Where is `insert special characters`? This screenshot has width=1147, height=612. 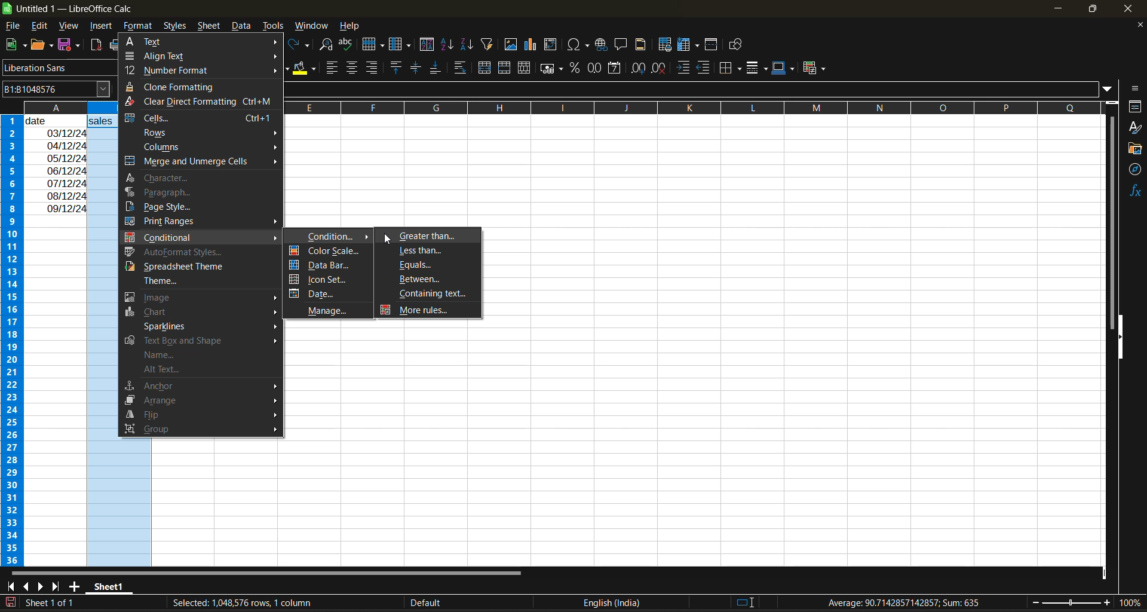 insert special characters is located at coordinates (579, 46).